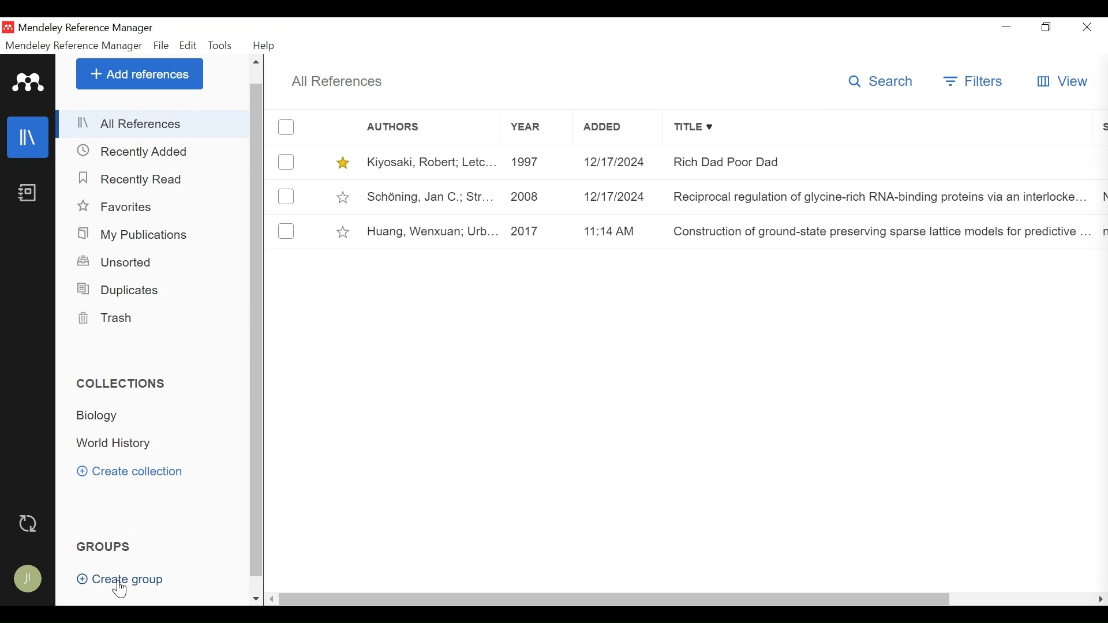 The width and height of the screenshot is (1108, 623). I want to click on Create Group, so click(126, 579).